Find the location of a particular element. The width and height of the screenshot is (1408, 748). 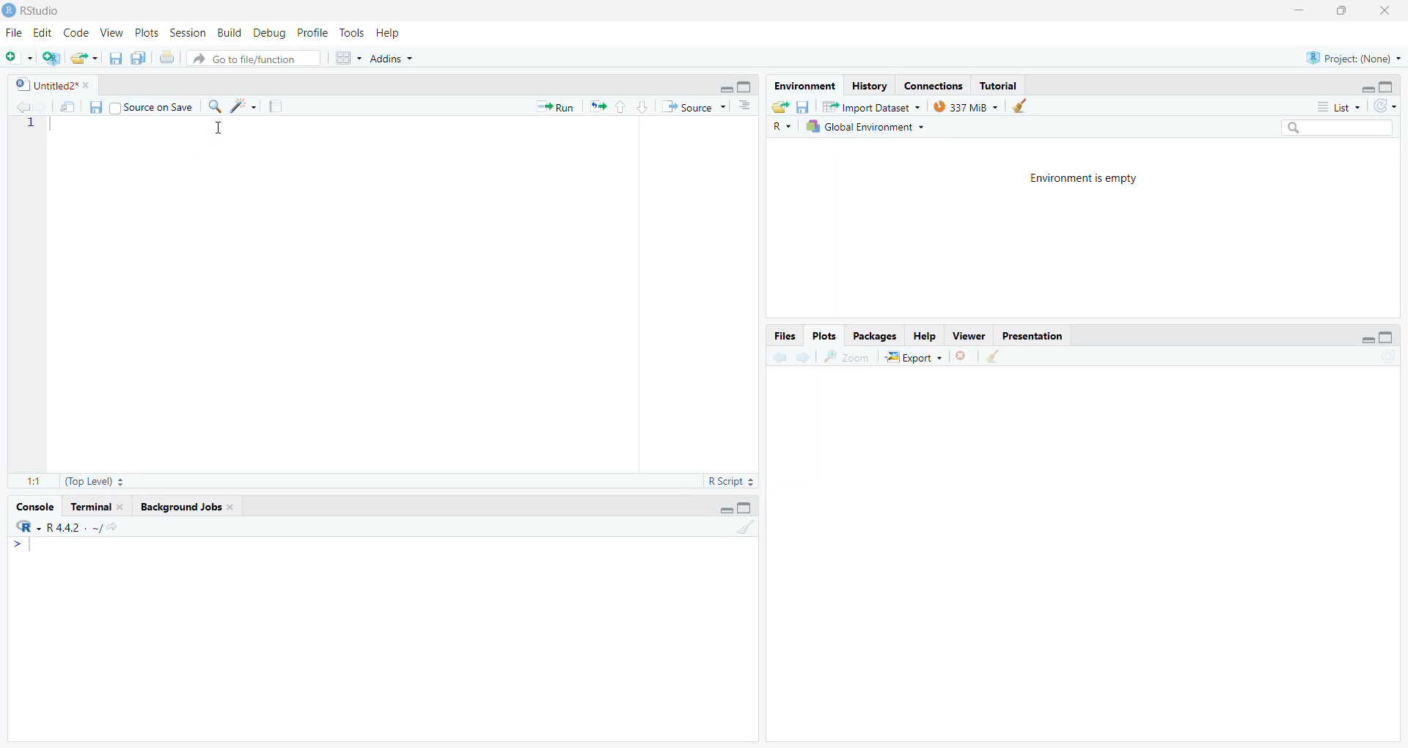

 Addins ~ is located at coordinates (395, 59).